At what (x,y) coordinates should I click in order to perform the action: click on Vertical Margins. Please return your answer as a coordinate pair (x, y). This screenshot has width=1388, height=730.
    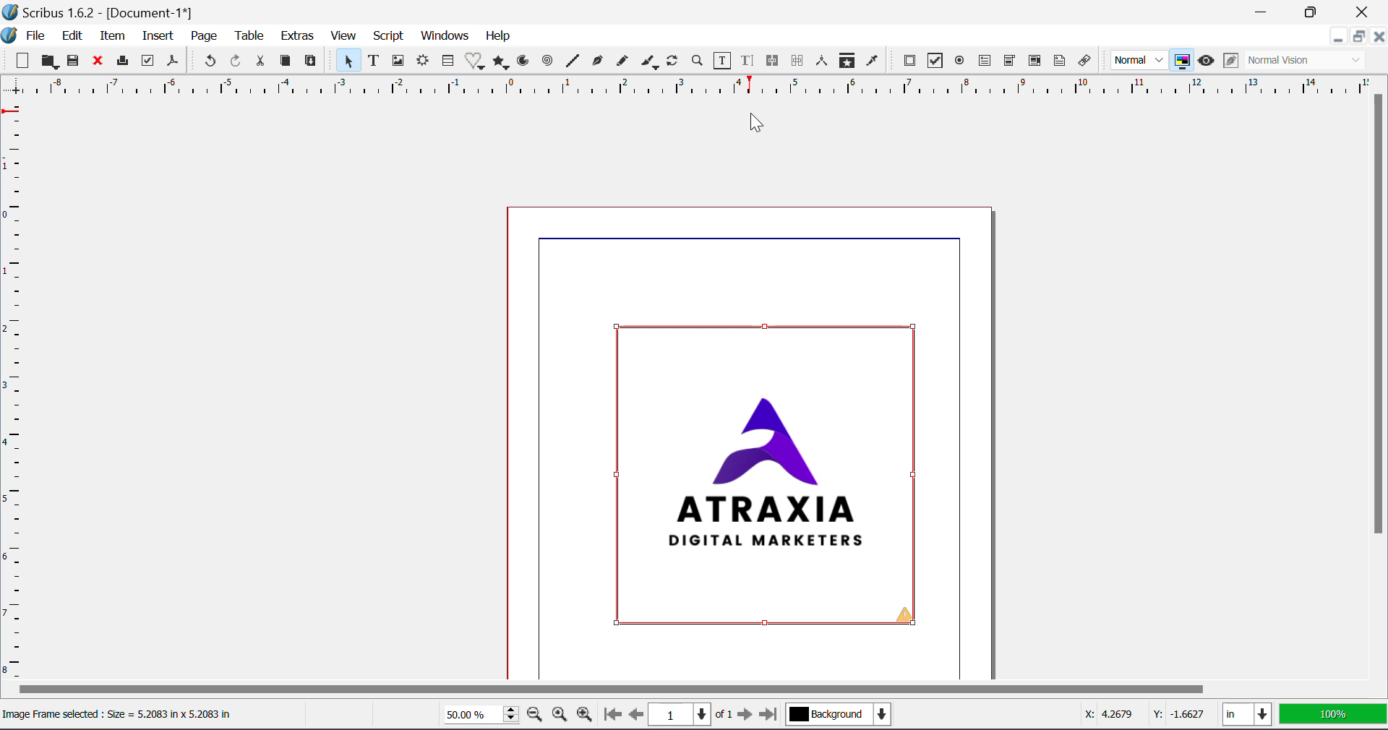
    Looking at the image, I should click on (694, 87).